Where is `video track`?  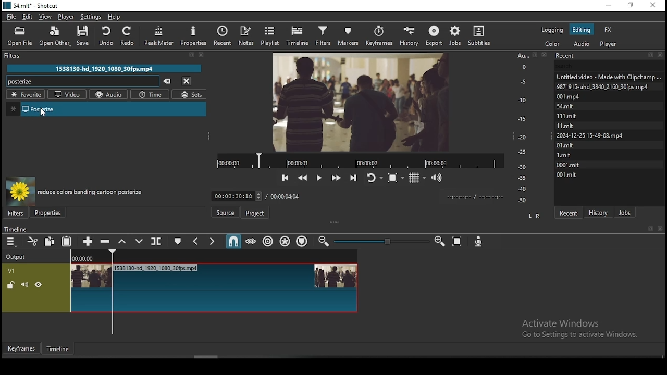
video track is located at coordinates (181, 286).